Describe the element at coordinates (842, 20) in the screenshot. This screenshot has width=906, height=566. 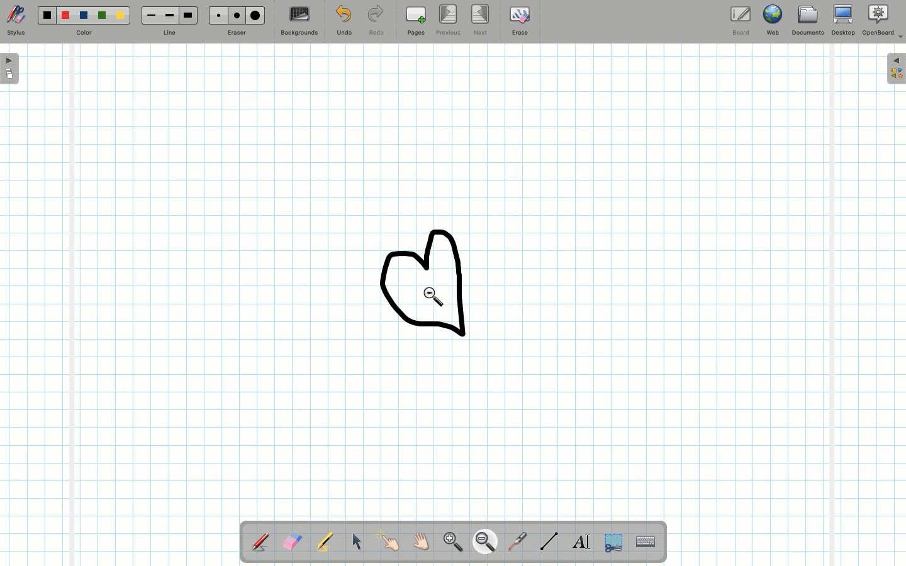
I see `Desktop` at that location.